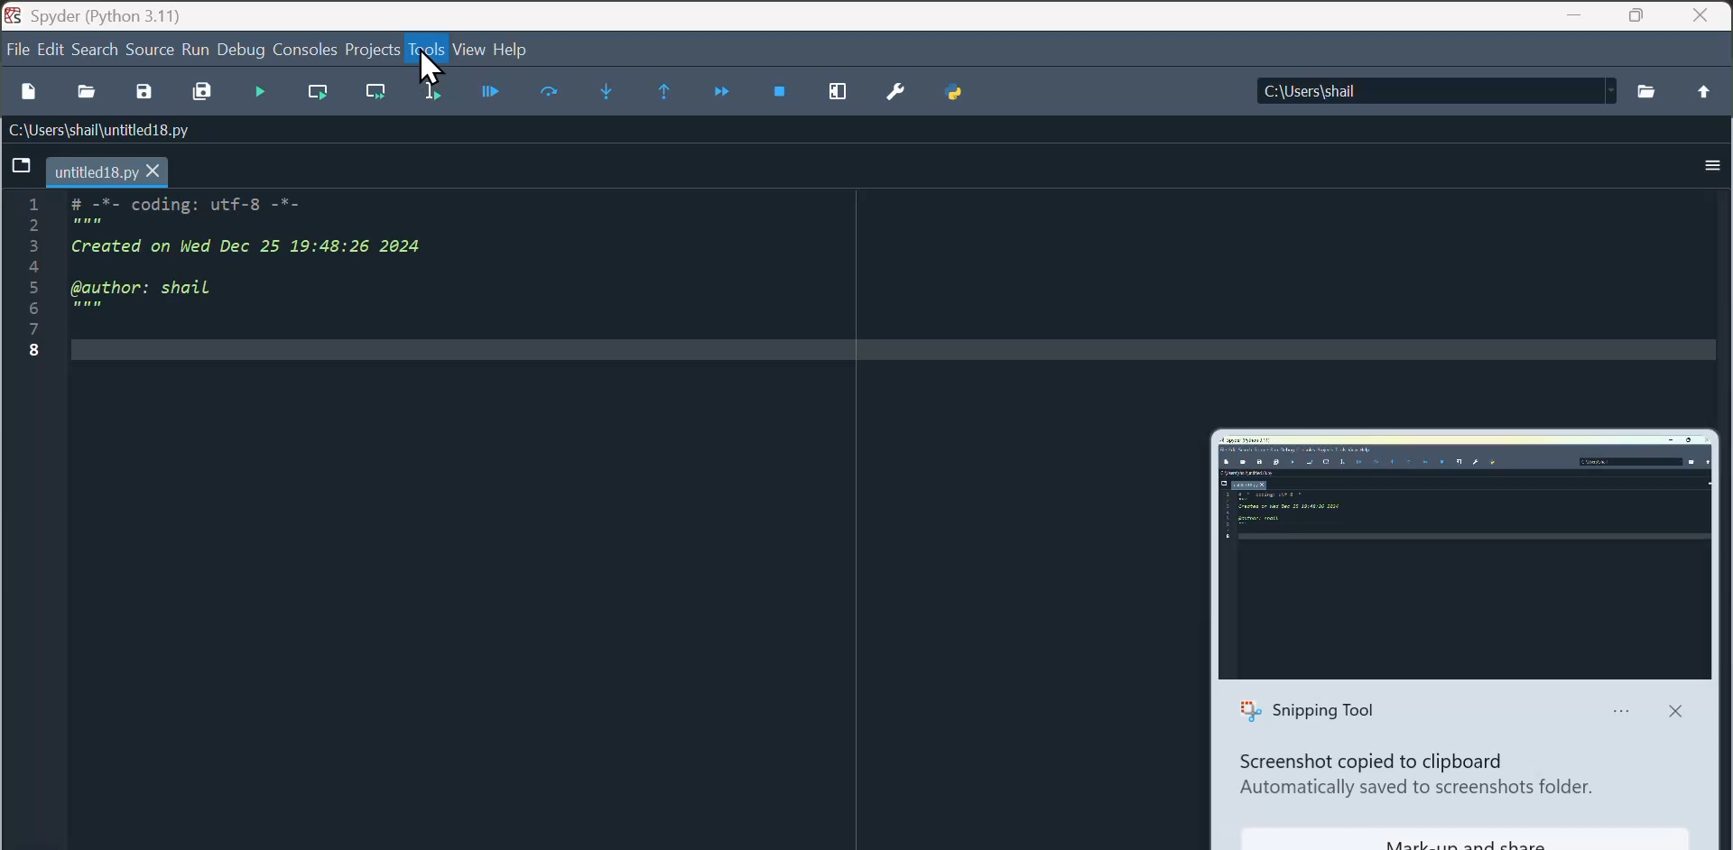 The height and width of the screenshot is (850, 1733). Describe the element at coordinates (1575, 17) in the screenshot. I see `minimise` at that location.